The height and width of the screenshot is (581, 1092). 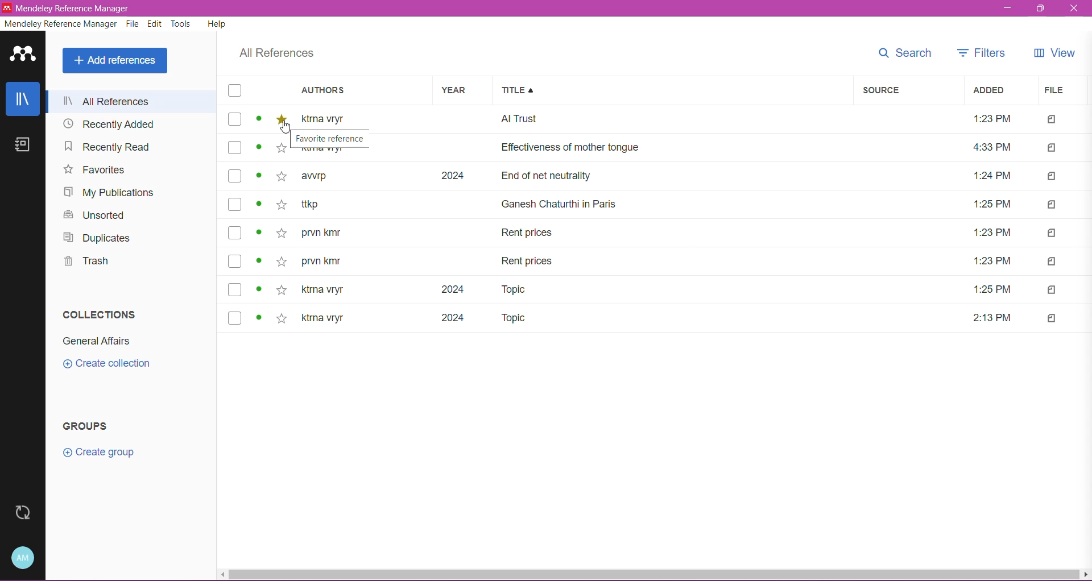 I want to click on File, so click(x=133, y=24).